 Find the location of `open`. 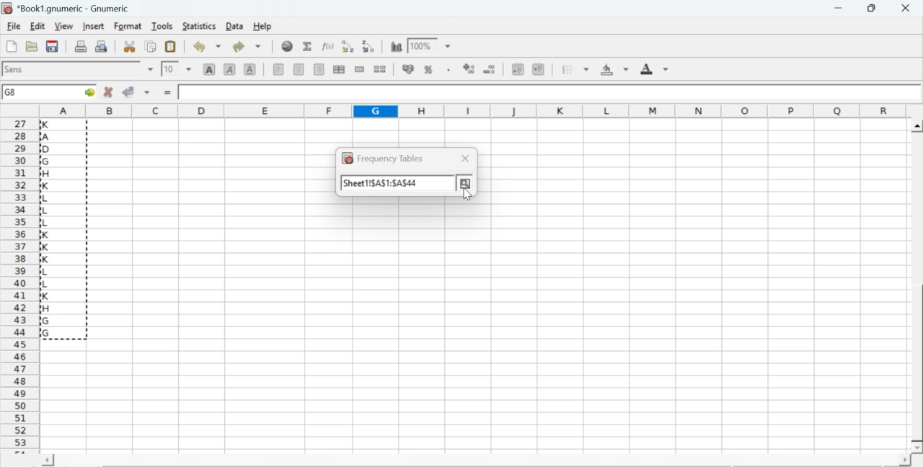

open is located at coordinates (30, 46).